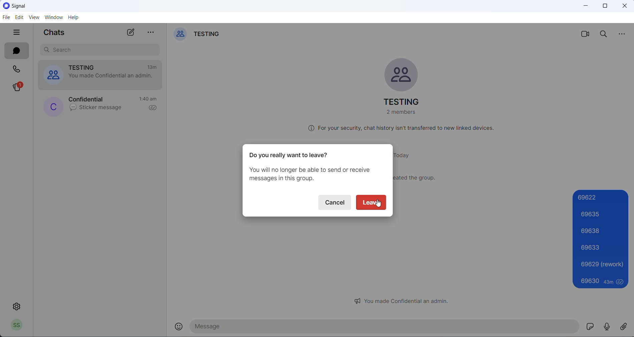 This screenshot has width=634, height=337. Describe the element at coordinates (591, 326) in the screenshot. I see `sticker` at that location.